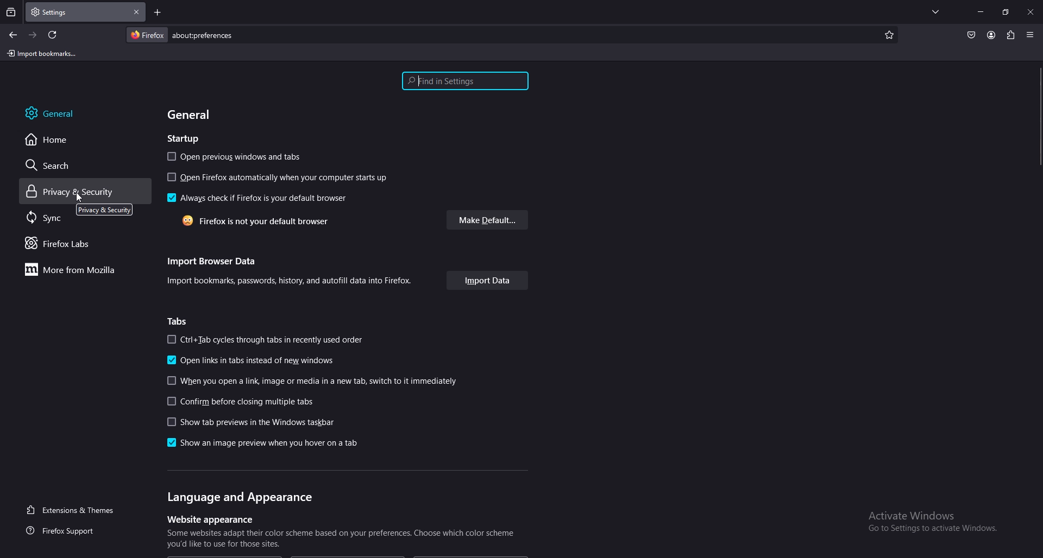 The height and width of the screenshot is (558, 1043). What do you see at coordinates (261, 221) in the screenshot?
I see `firefox is not your default browser` at bounding box center [261, 221].